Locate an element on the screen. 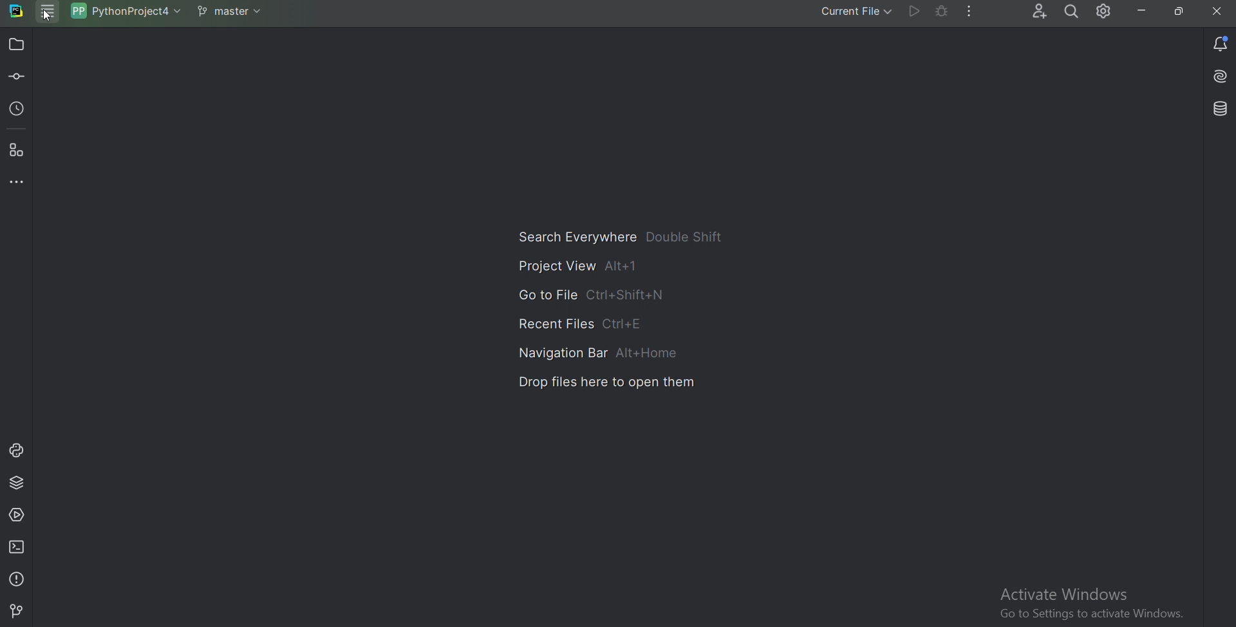 Image resolution: width=1236 pixels, height=627 pixels. Drop files here to open them is located at coordinates (608, 380).